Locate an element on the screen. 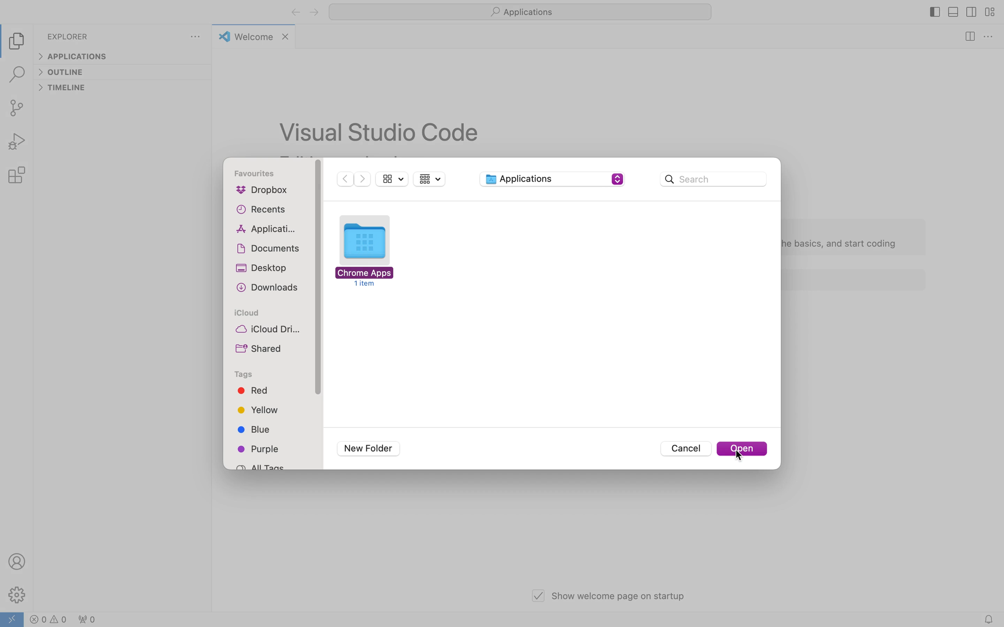 The height and width of the screenshot is (627, 1004). purple is located at coordinates (261, 449).